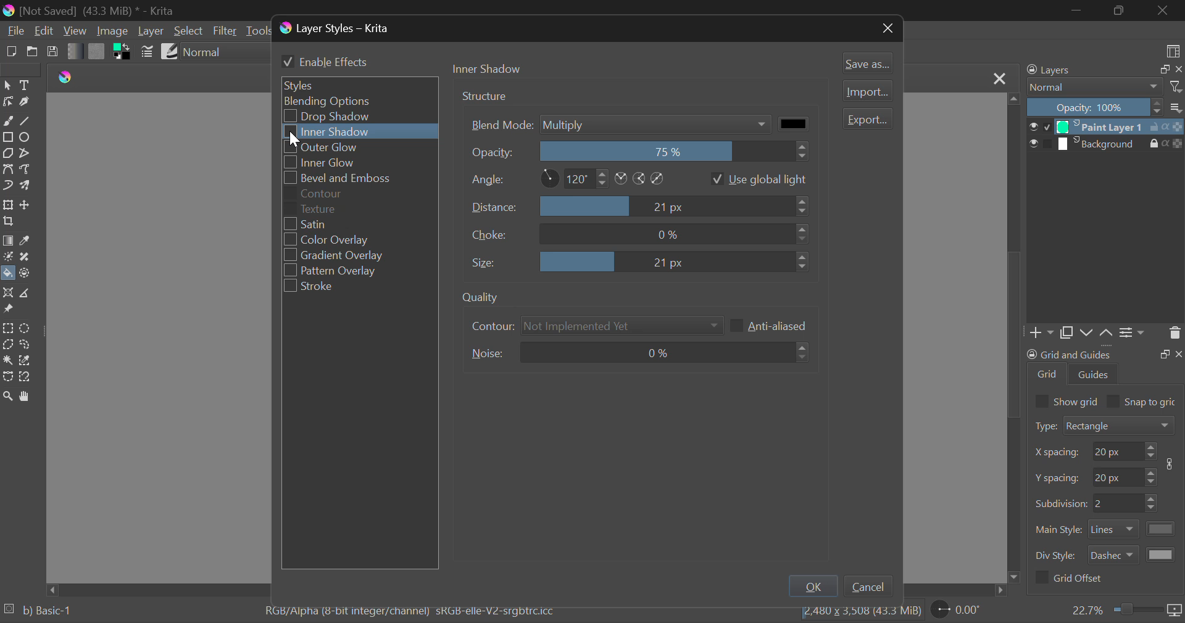 The height and width of the screenshot is (623, 1185). Describe the element at coordinates (110, 31) in the screenshot. I see `Image` at that location.